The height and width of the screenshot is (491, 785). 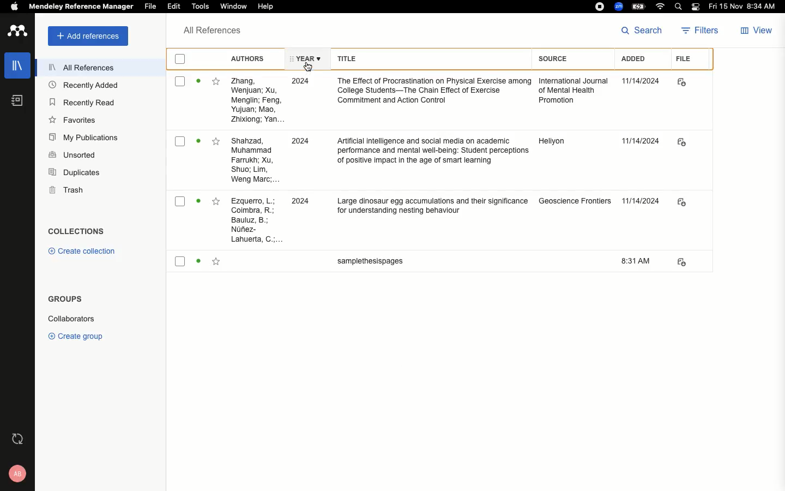 What do you see at coordinates (305, 145) in the screenshot?
I see `year of publication` at bounding box center [305, 145].